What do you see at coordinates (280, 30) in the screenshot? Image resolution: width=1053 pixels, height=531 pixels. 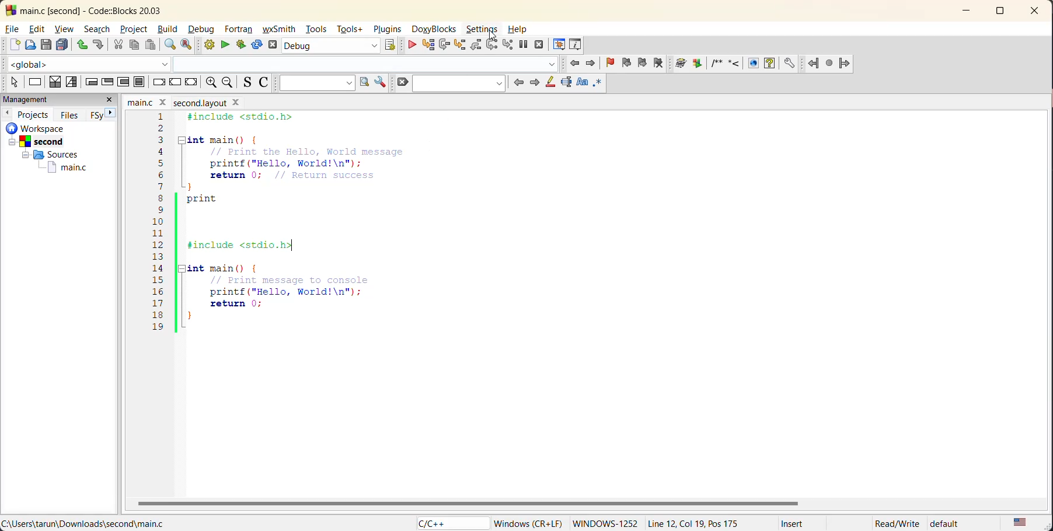 I see `wxsmith` at bounding box center [280, 30].